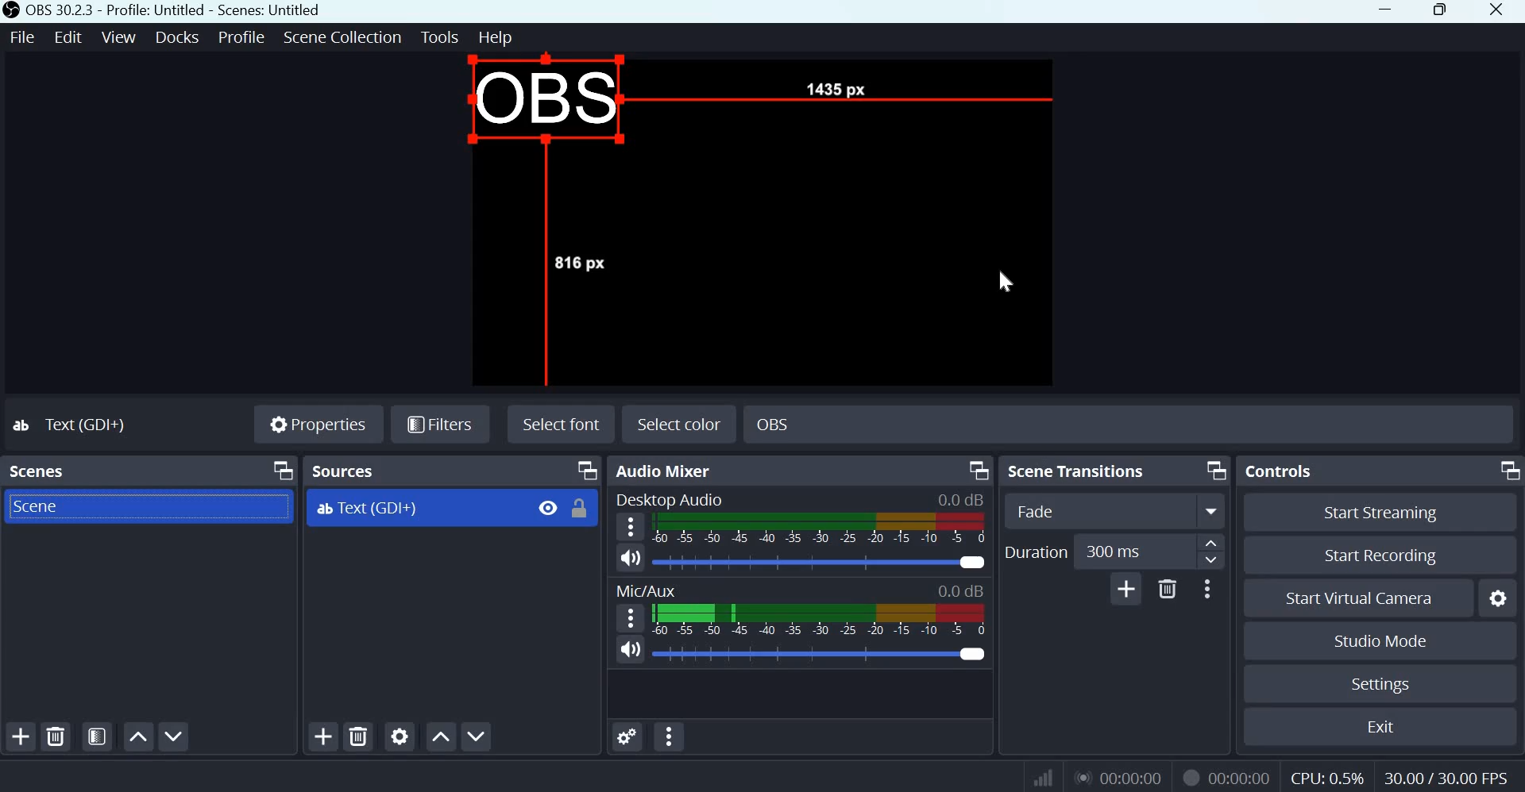  I want to click on Move source(s) down, so click(478, 736).